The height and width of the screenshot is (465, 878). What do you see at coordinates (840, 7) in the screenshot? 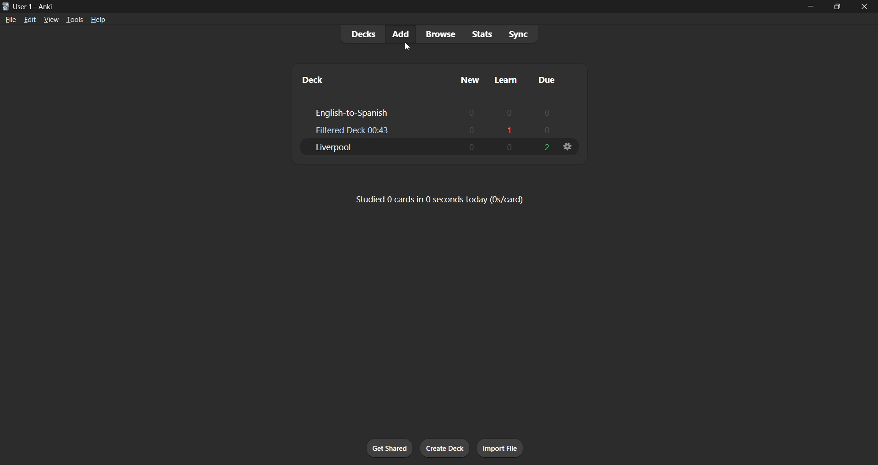
I see `maximize/restore` at bounding box center [840, 7].